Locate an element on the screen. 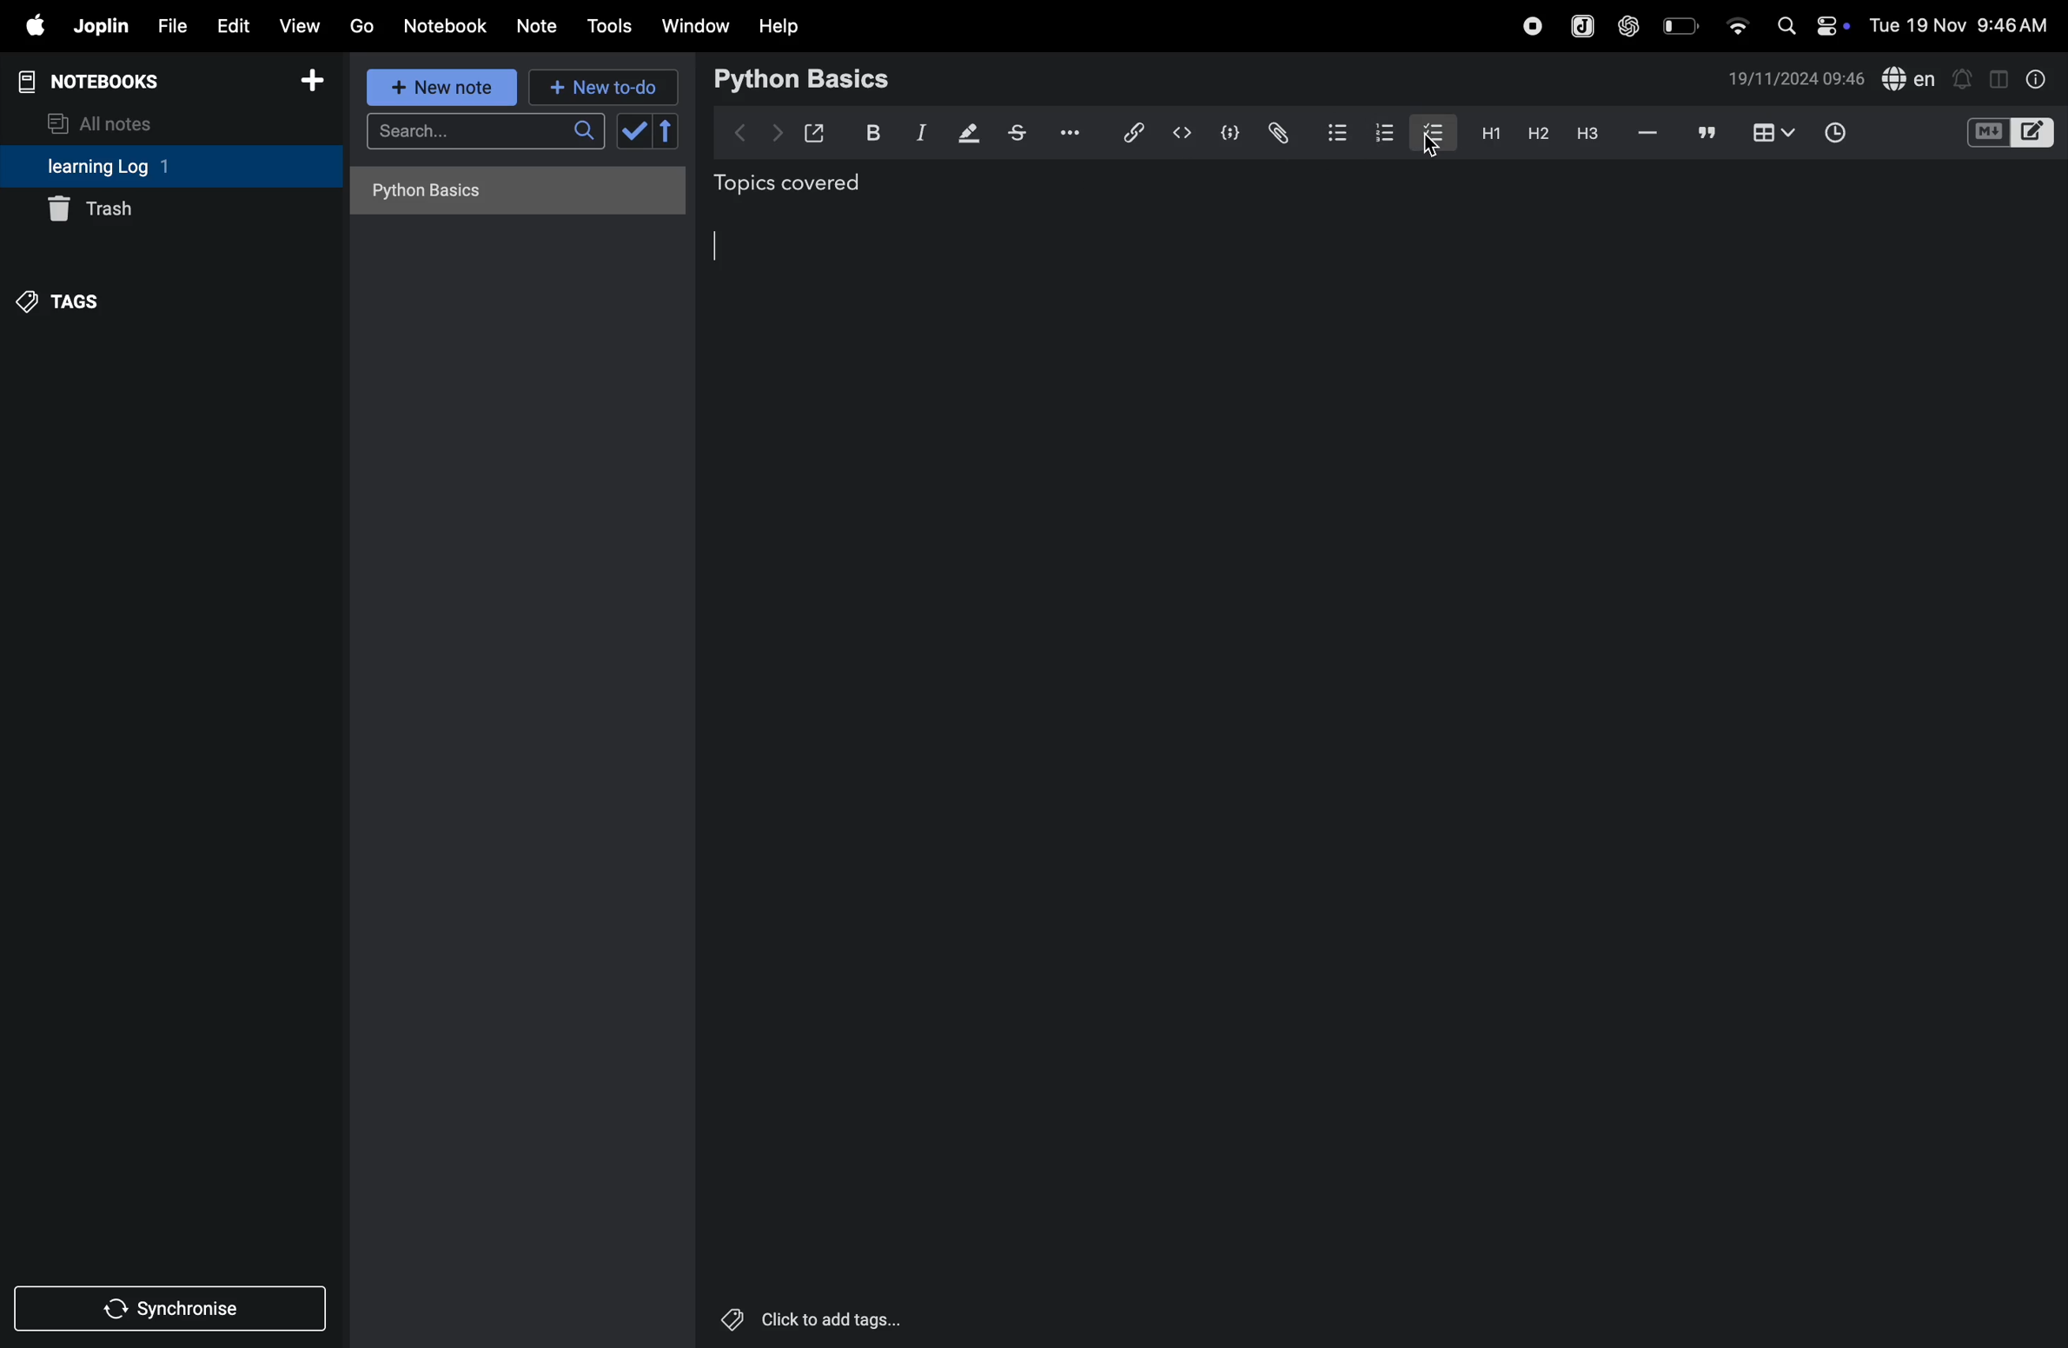 Image resolution: width=2068 pixels, height=1348 pixels. attach file is located at coordinates (1276, 133).